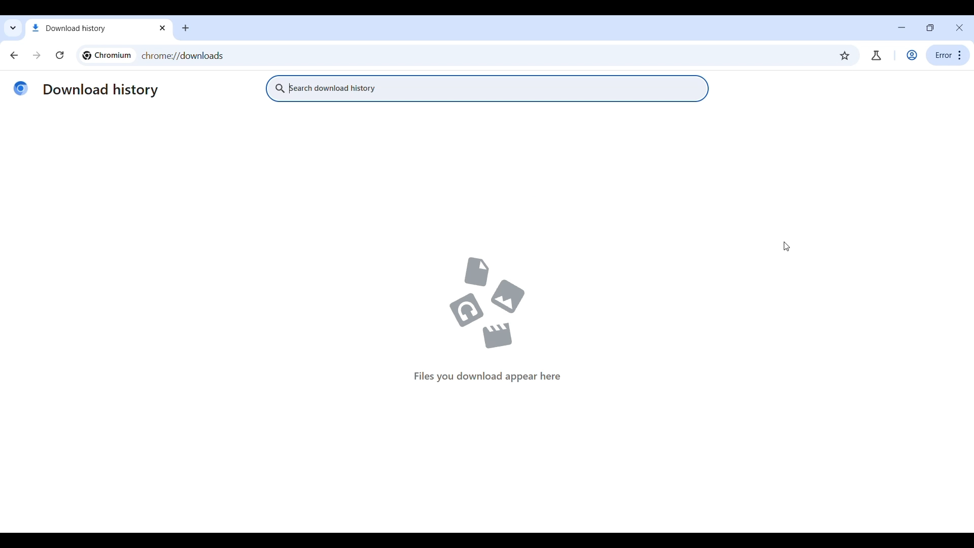 The width and height of the screenshot is (974, 548). Describe the element at coordinates (959, 28) in the screenshot. I see `Close ` at that location.